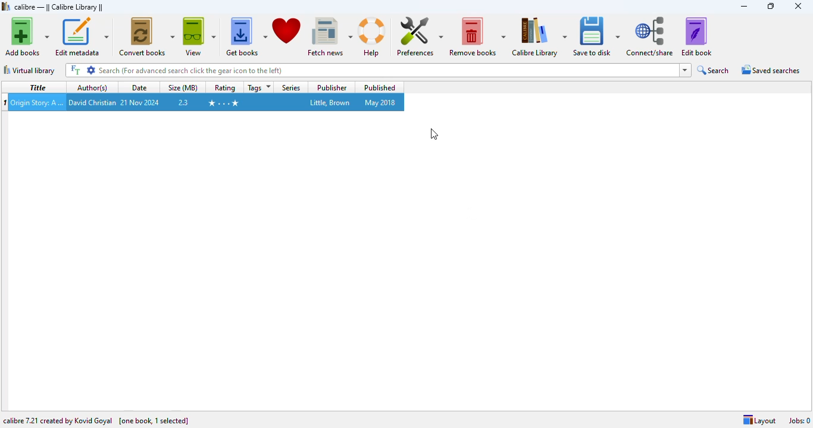  I want to click on index number, so click(5, 102).